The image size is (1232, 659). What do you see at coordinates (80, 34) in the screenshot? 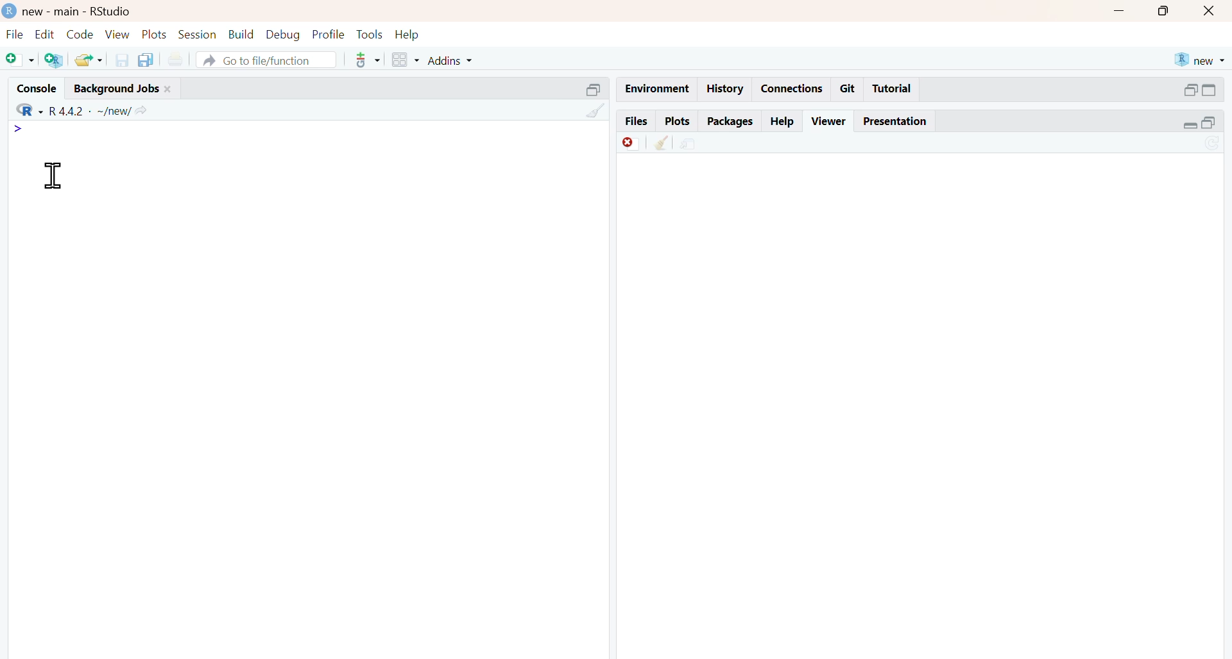
I see `code` at bounding box center [80, 34].